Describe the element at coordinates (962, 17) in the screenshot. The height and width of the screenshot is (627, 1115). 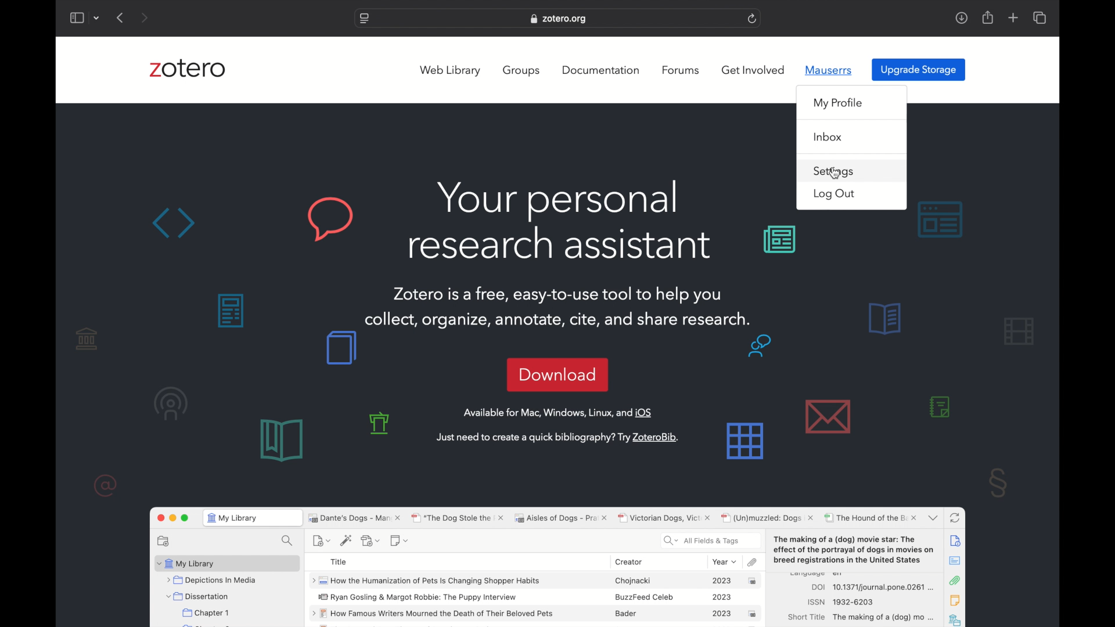
I see `downloads` at that location.